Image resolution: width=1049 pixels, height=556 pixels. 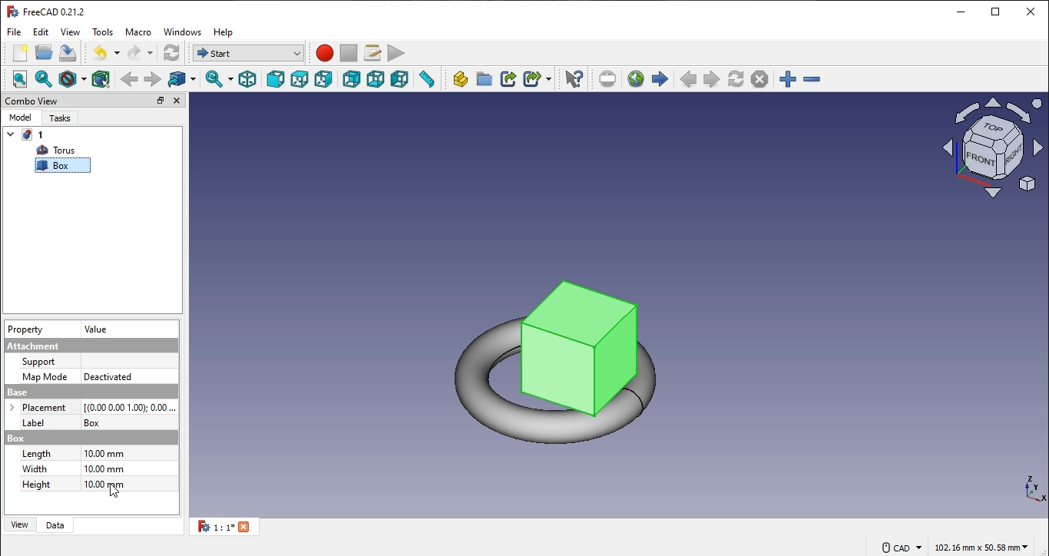 What do you see at coordinates (90, 422) in the screenshot?
I see `Label Box ` at bounding box center [90, 422].